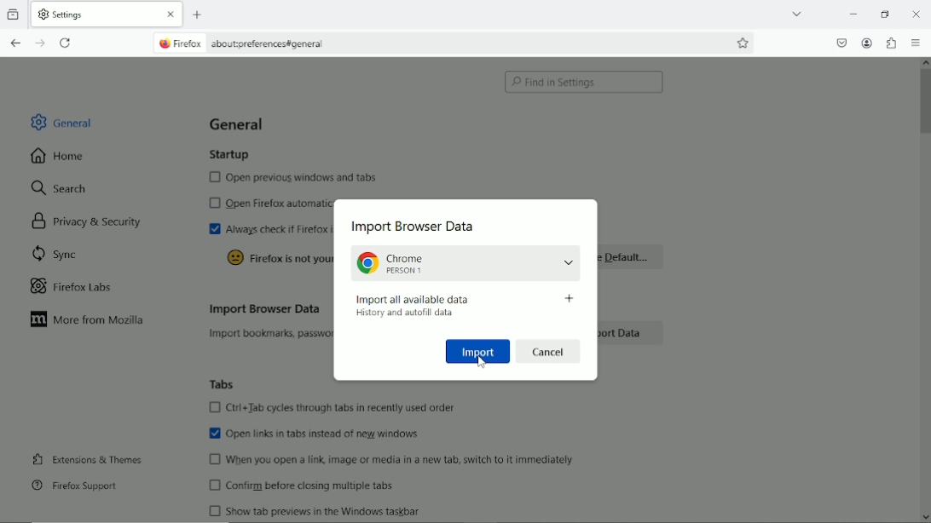 This screenshot has height=523, width=931. What do you see at coordinates (797, 13) in the screenshot?
I see `List all tabs` at bounding box center [797, 13].